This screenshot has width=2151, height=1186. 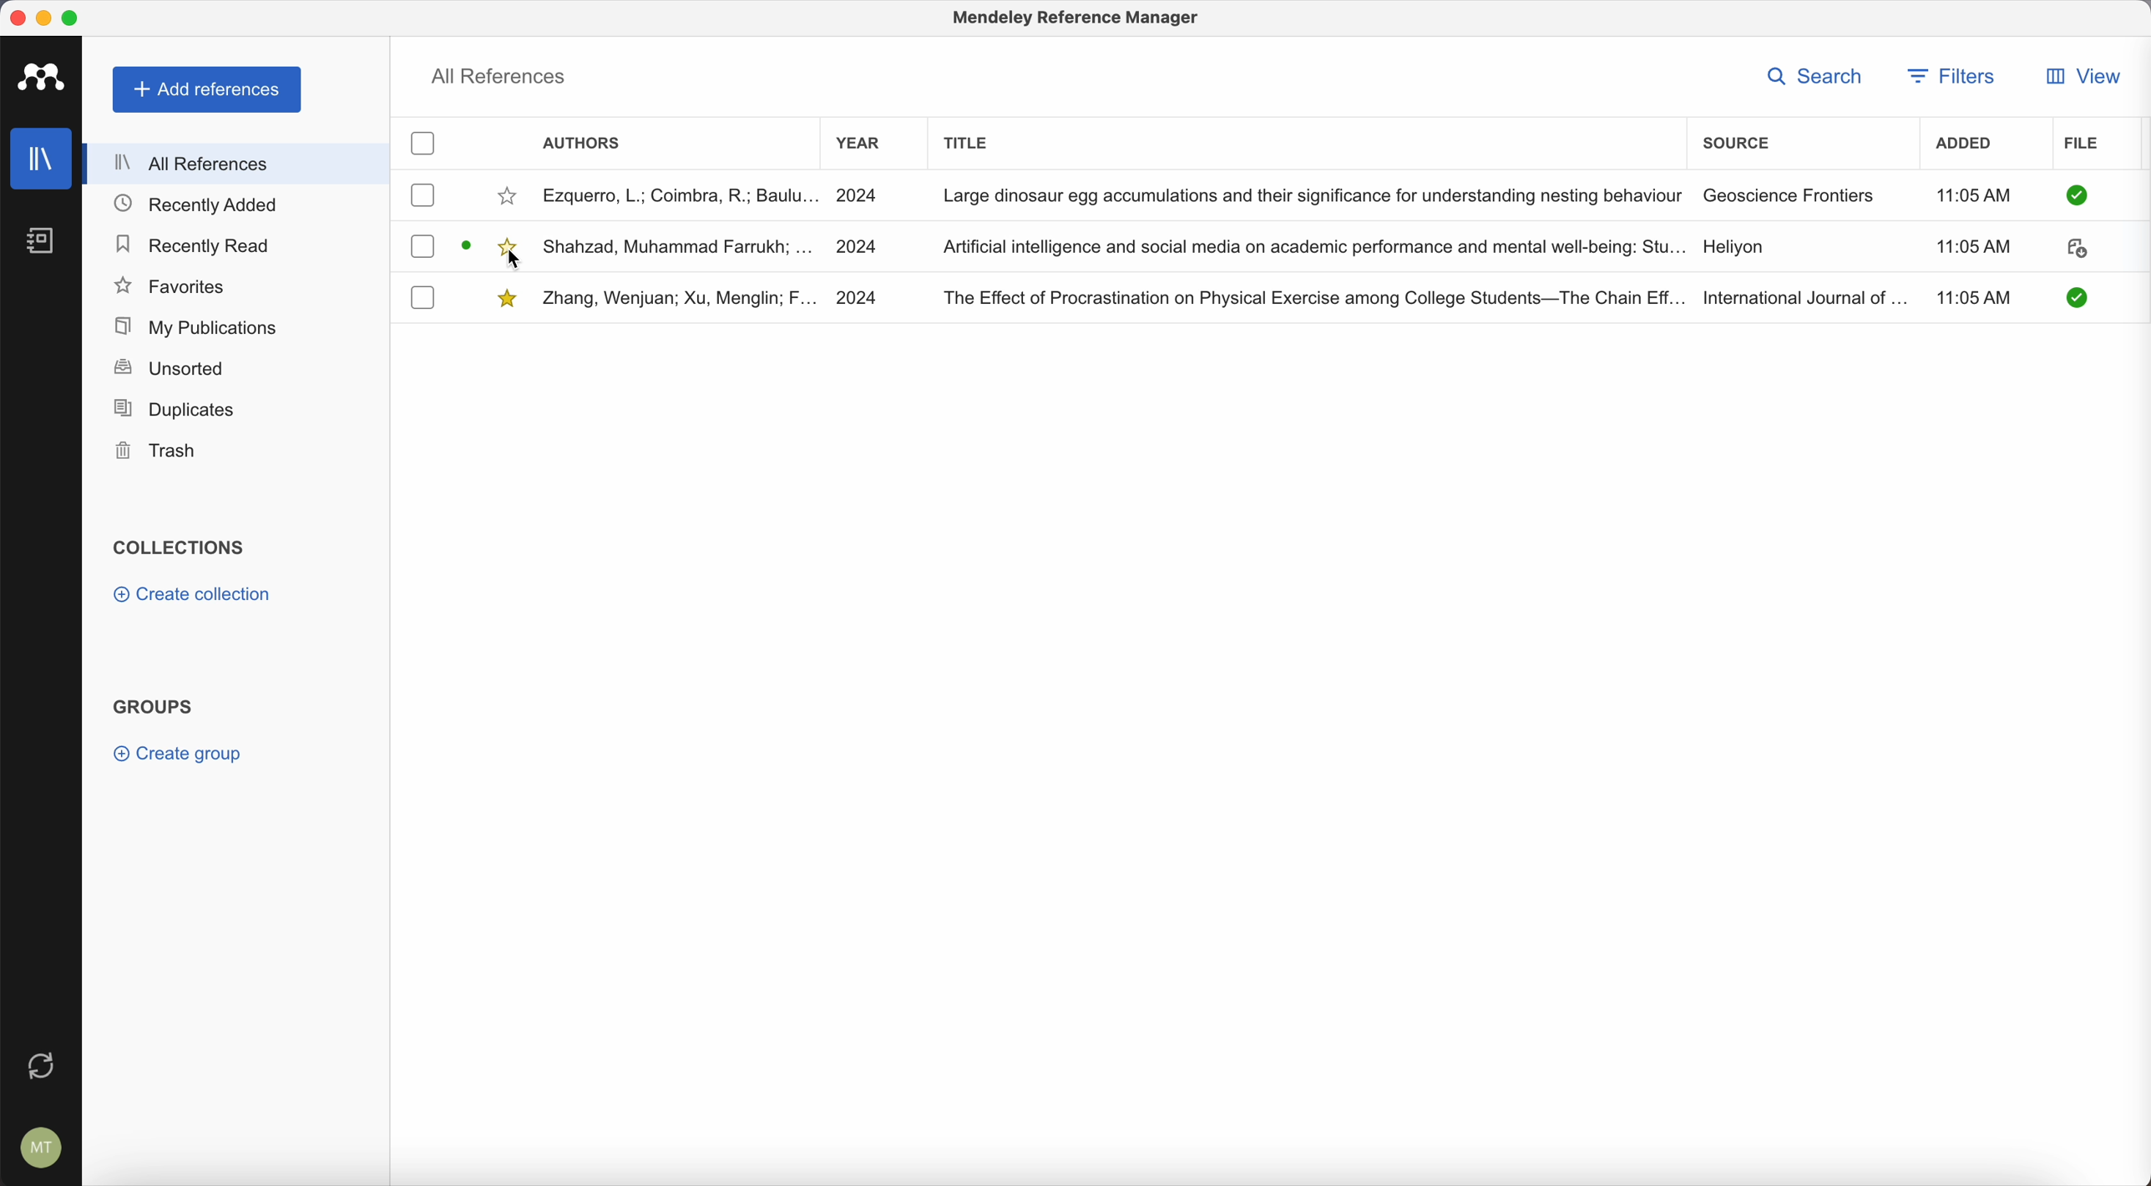 I want to click on Geoscience Frontiers, so click(x=1789, y=194).